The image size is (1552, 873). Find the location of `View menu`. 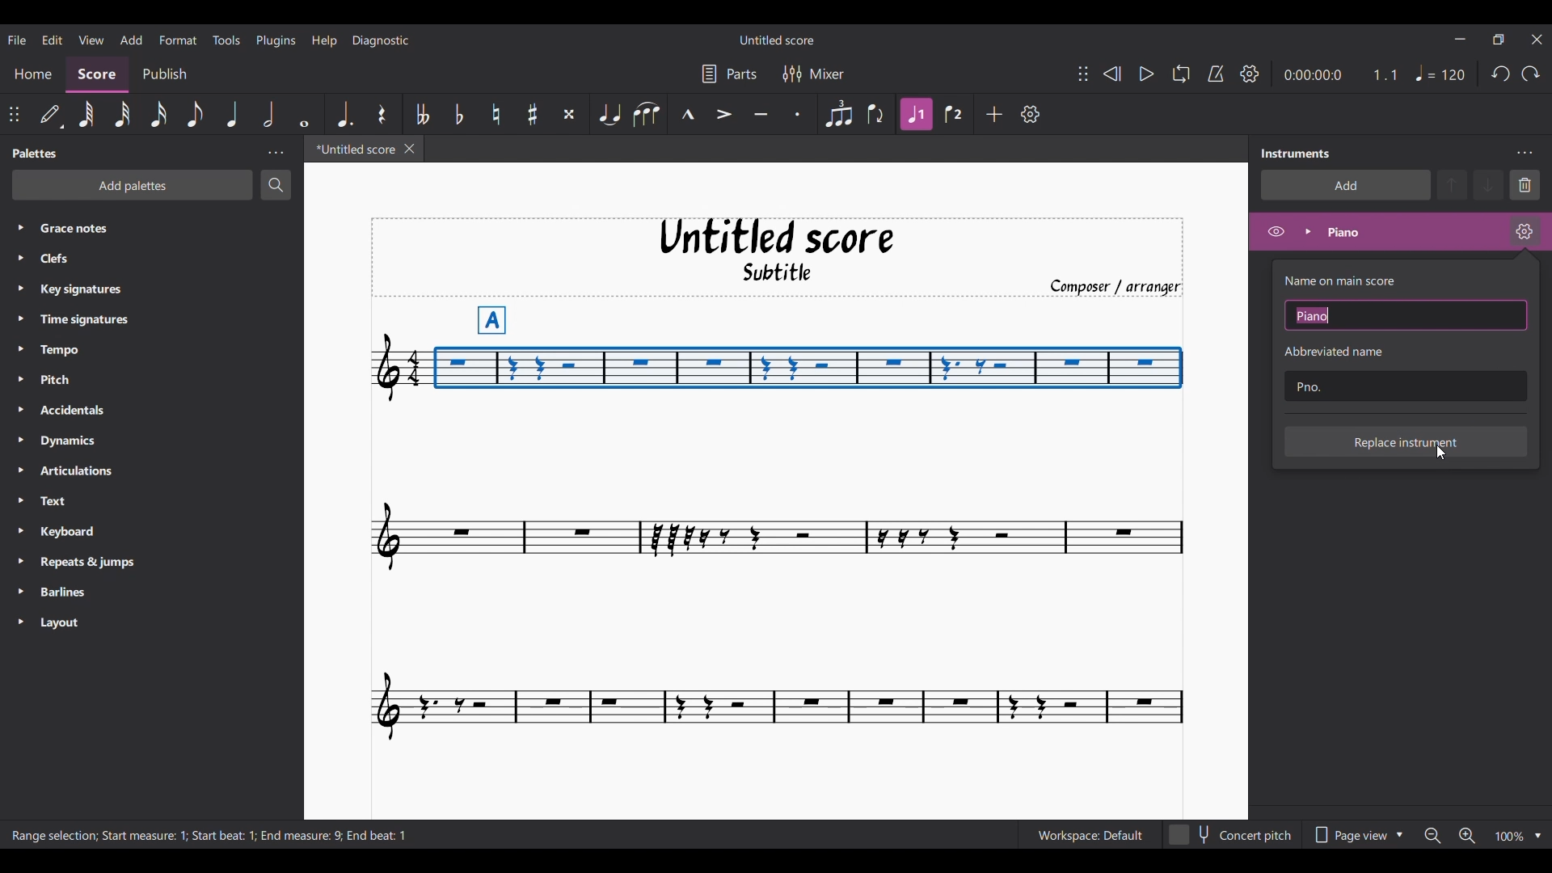

View menu is located at coordinates (90, 39).